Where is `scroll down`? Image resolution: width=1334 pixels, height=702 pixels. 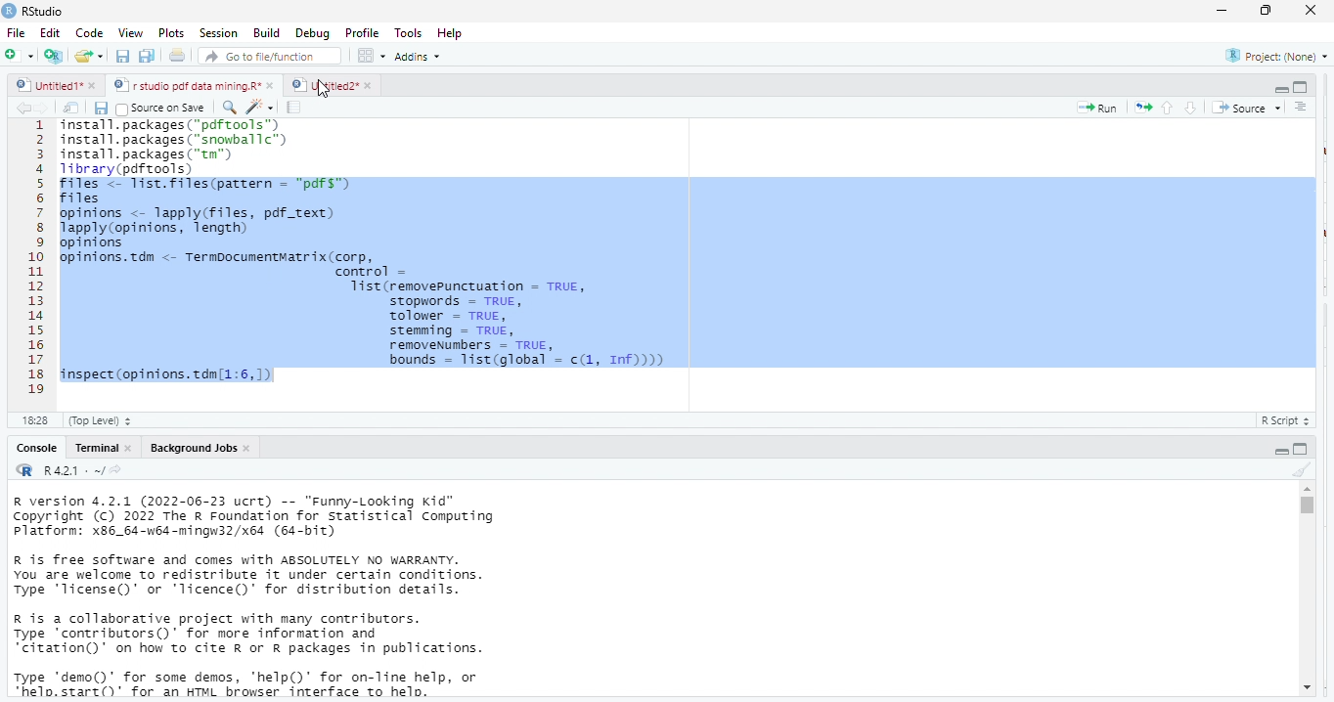 scroll down is located at coordinates (1306, 689).